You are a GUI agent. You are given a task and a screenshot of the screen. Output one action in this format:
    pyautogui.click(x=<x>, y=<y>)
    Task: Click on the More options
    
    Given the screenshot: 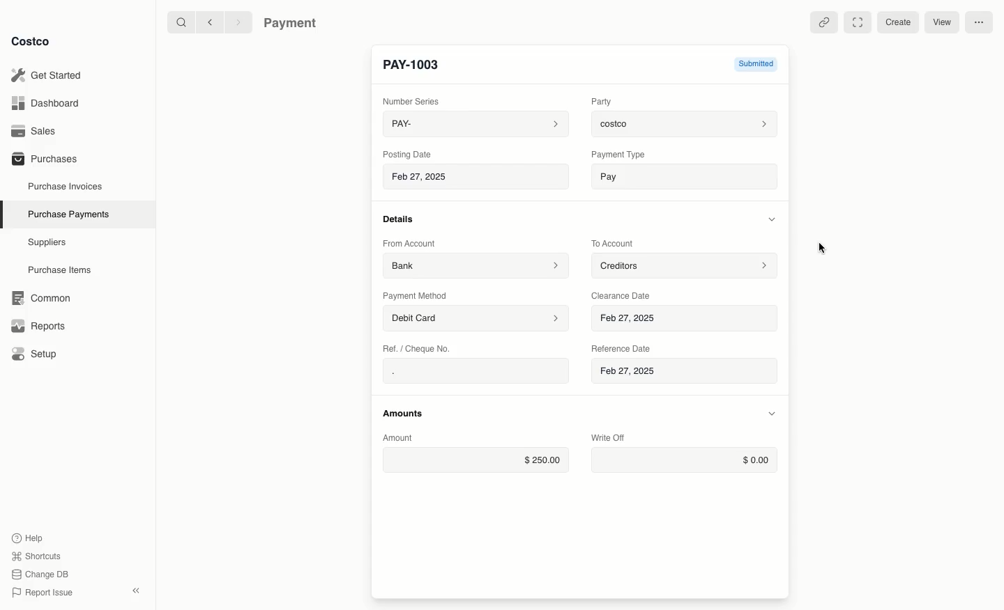 What is the action you would take?
    pyautogui.click(x=978, y=22)
    